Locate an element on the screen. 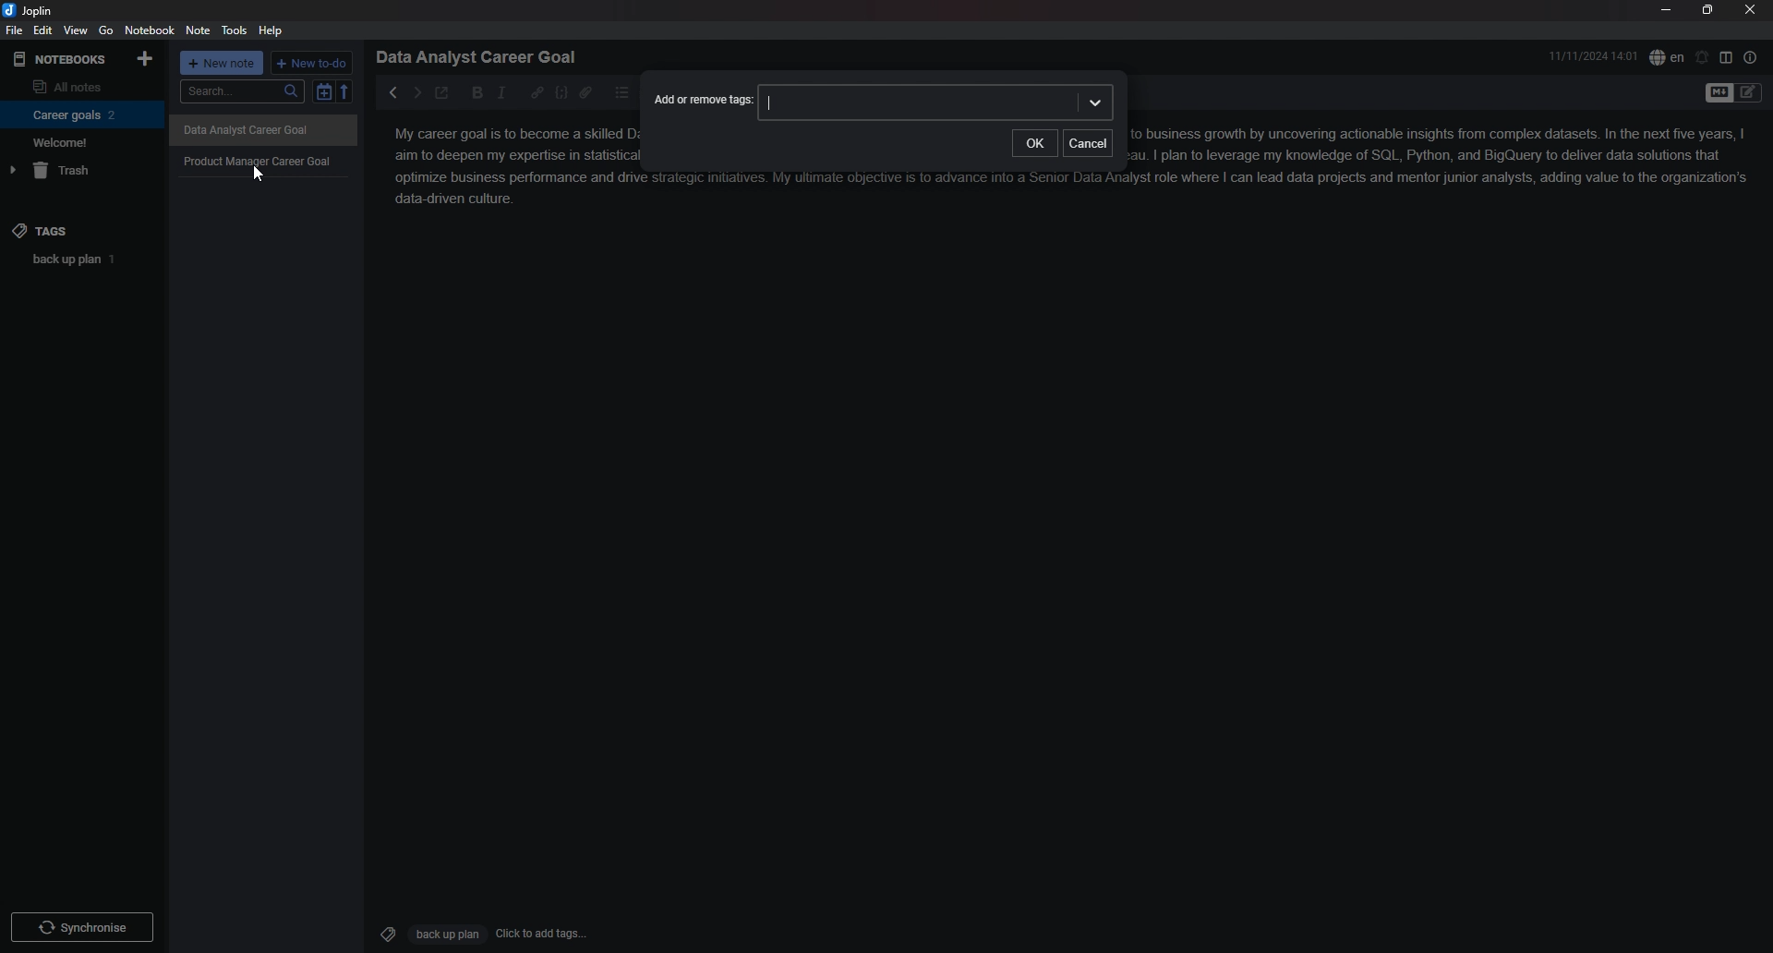  11/11/2024 14:01 is located at coordinates (1594, 55).